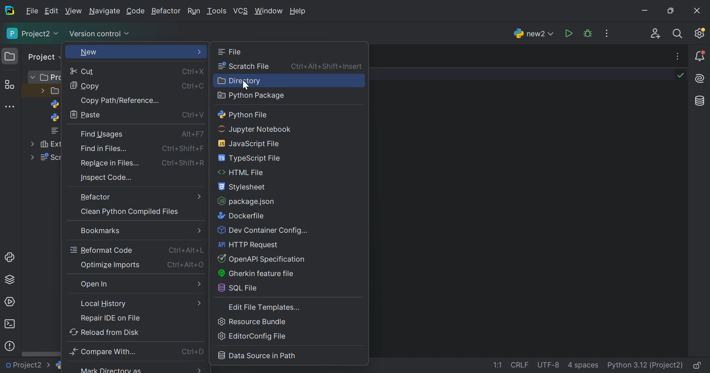 The width and height of the screenshot is (710, 373). What do you see at coordinates (231, 52) in the screenshot?
I see `File` at bounding box center [231, 52].